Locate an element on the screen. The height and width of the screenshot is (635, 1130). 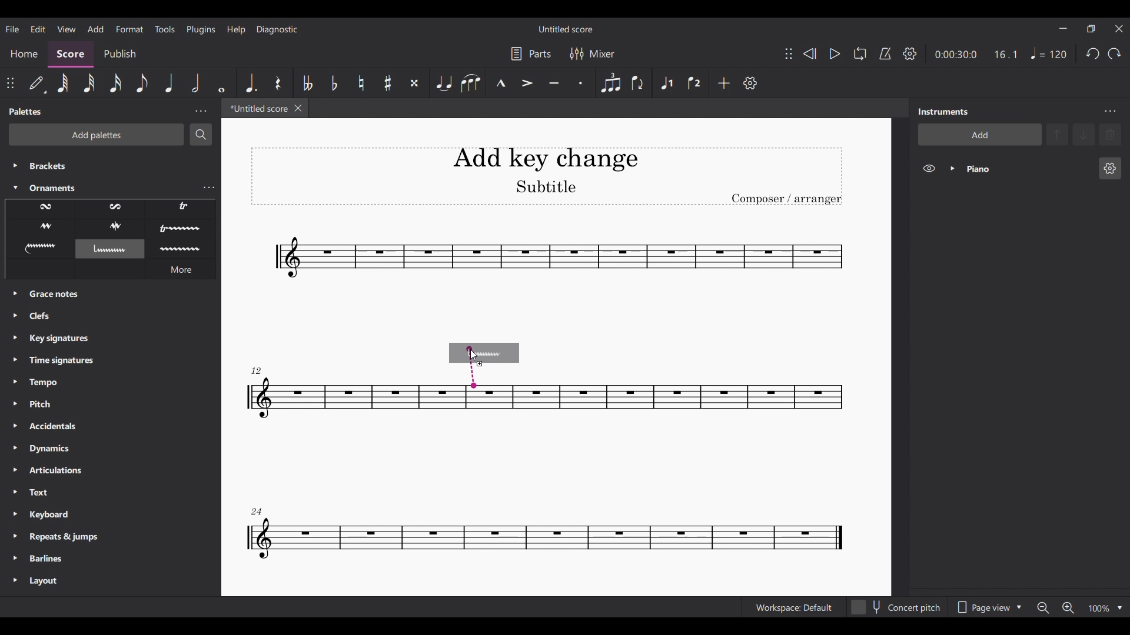
Whole note is located at coordinates (222, 82).